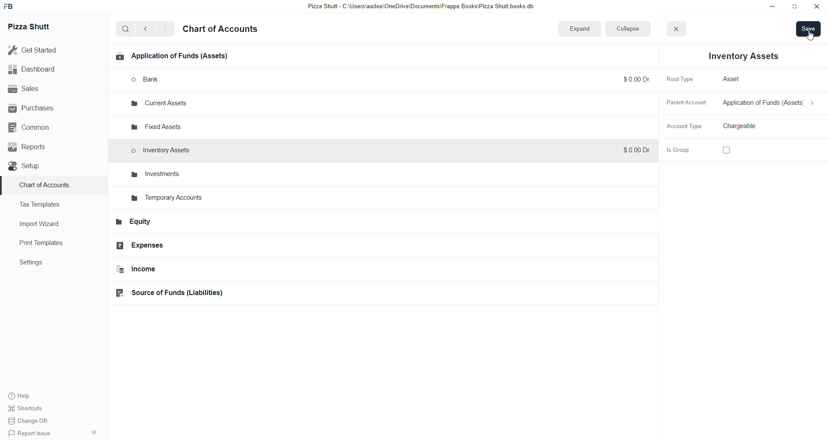 The height and width of the screenshot is (440, 828). What do you see at coordinates (177, 224) in the screenshot?
I see `Equity ` at bounding box center [177, 224].